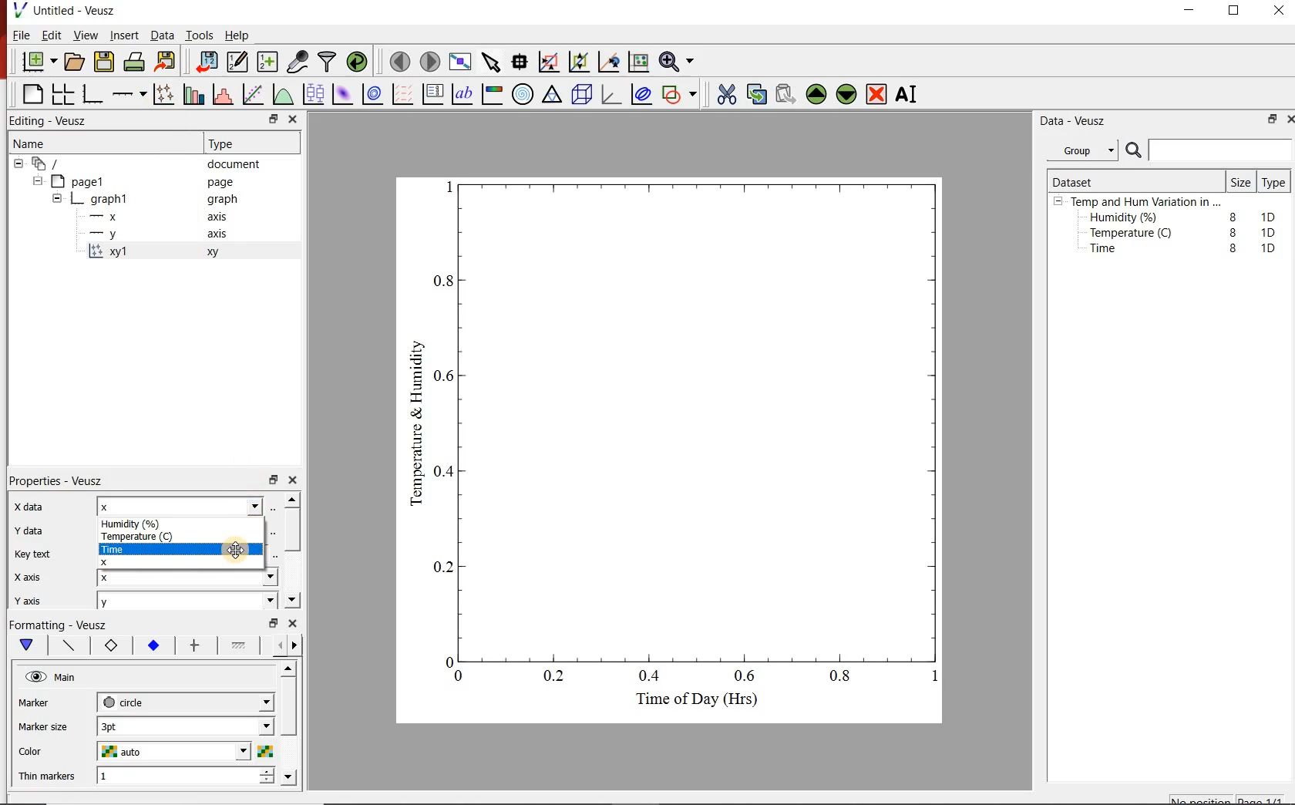 This screenshot has width=1295, height=805. What do you see at coordinates (55, 164) in the screenshot?
I see `document widget` at bounding box center [55, 164].